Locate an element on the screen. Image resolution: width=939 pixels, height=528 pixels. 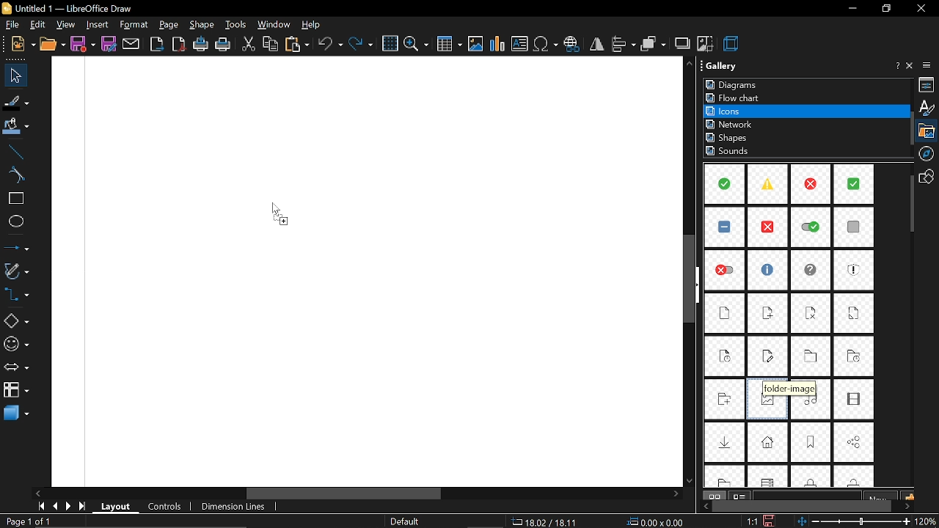
copy is located at coordinates (271, 45).